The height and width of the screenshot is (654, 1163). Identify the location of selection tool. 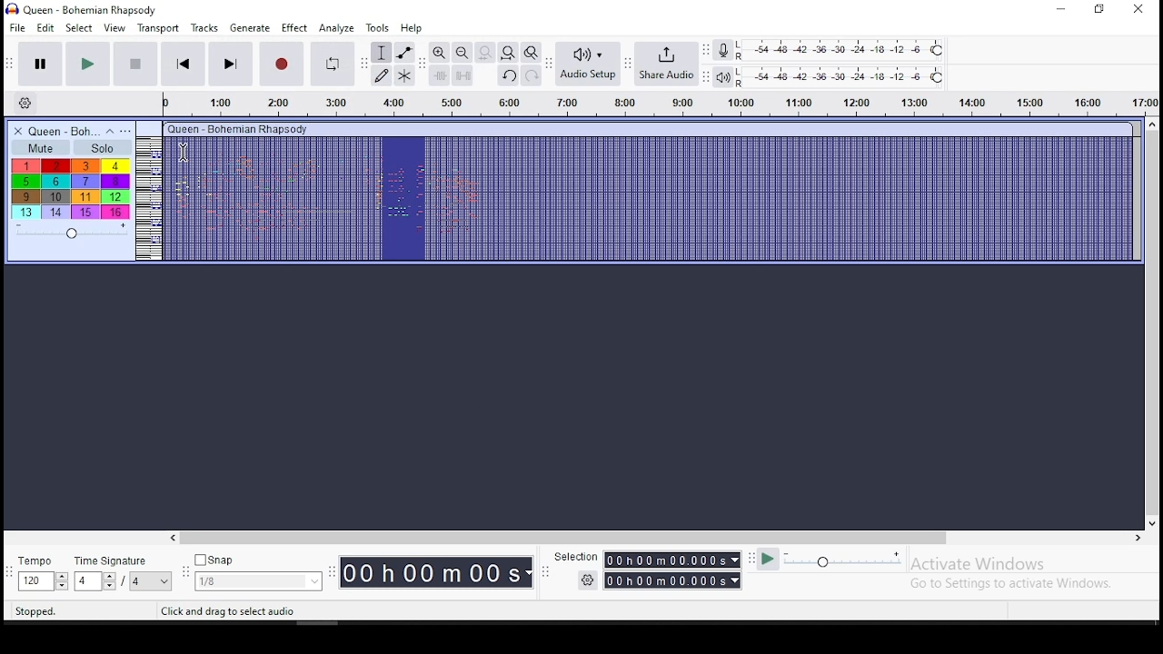
(381, 54).